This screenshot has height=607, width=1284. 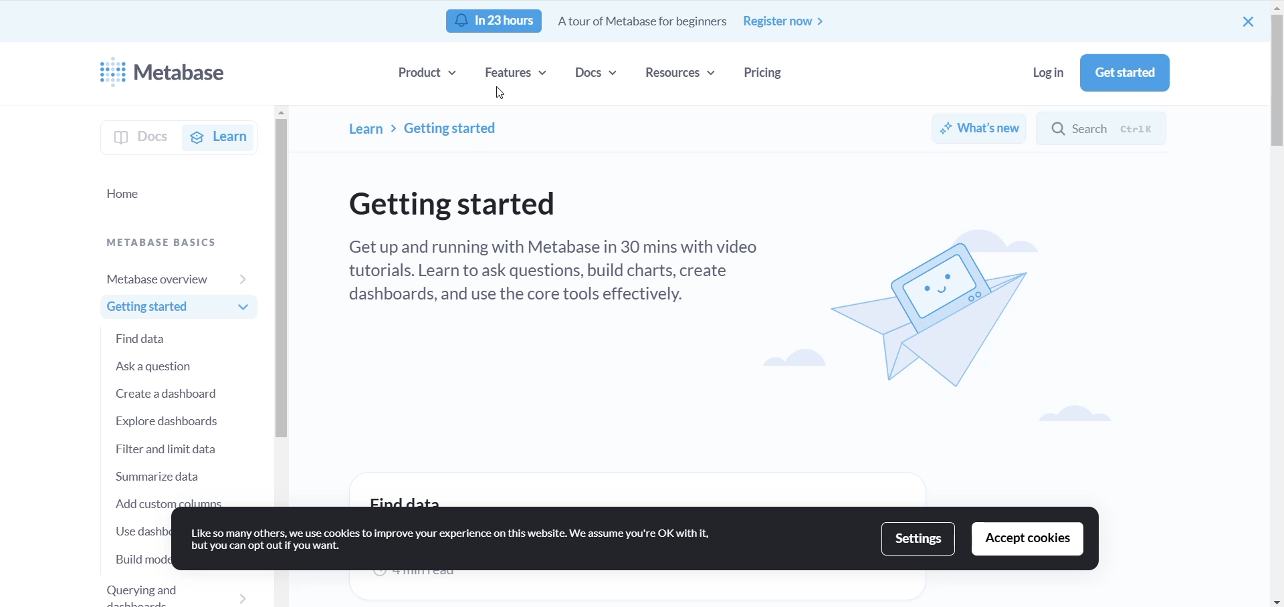 I want to click on accept cookies, so click(x=1028, y=539).